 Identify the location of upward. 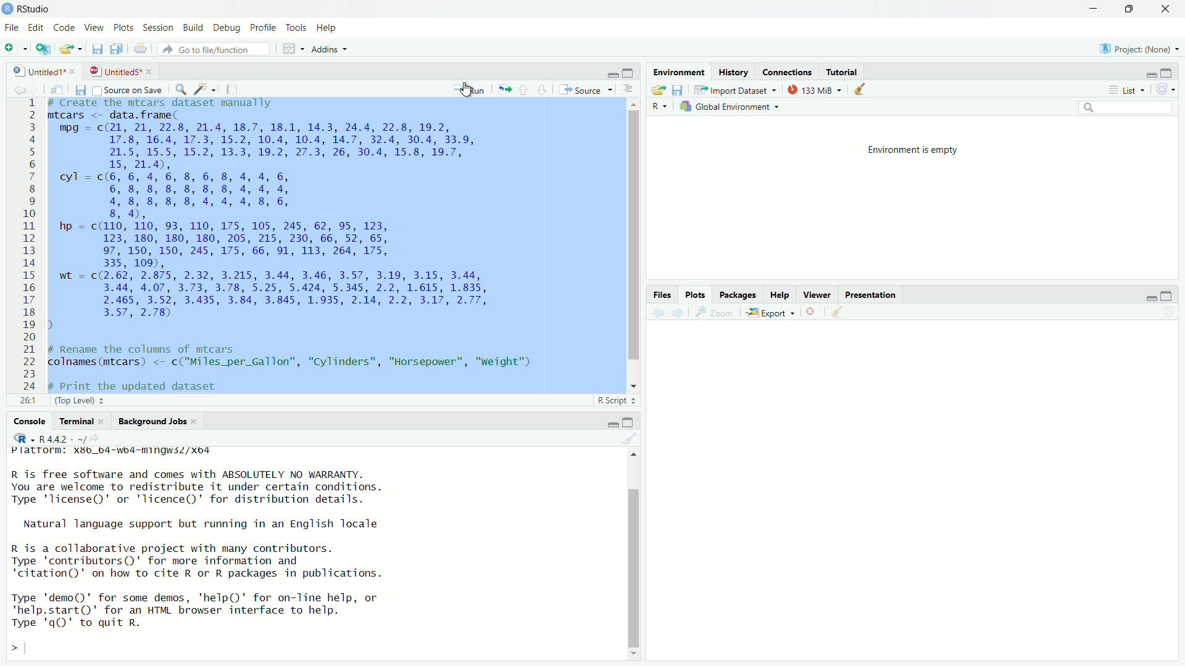
(525, 88).